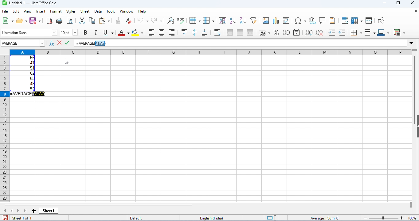 This screenshot has width=419, height=221. What do you see at coordinates (276, 32) in the screenshot?
I see `format as percent` at bounding box center [276, 32].